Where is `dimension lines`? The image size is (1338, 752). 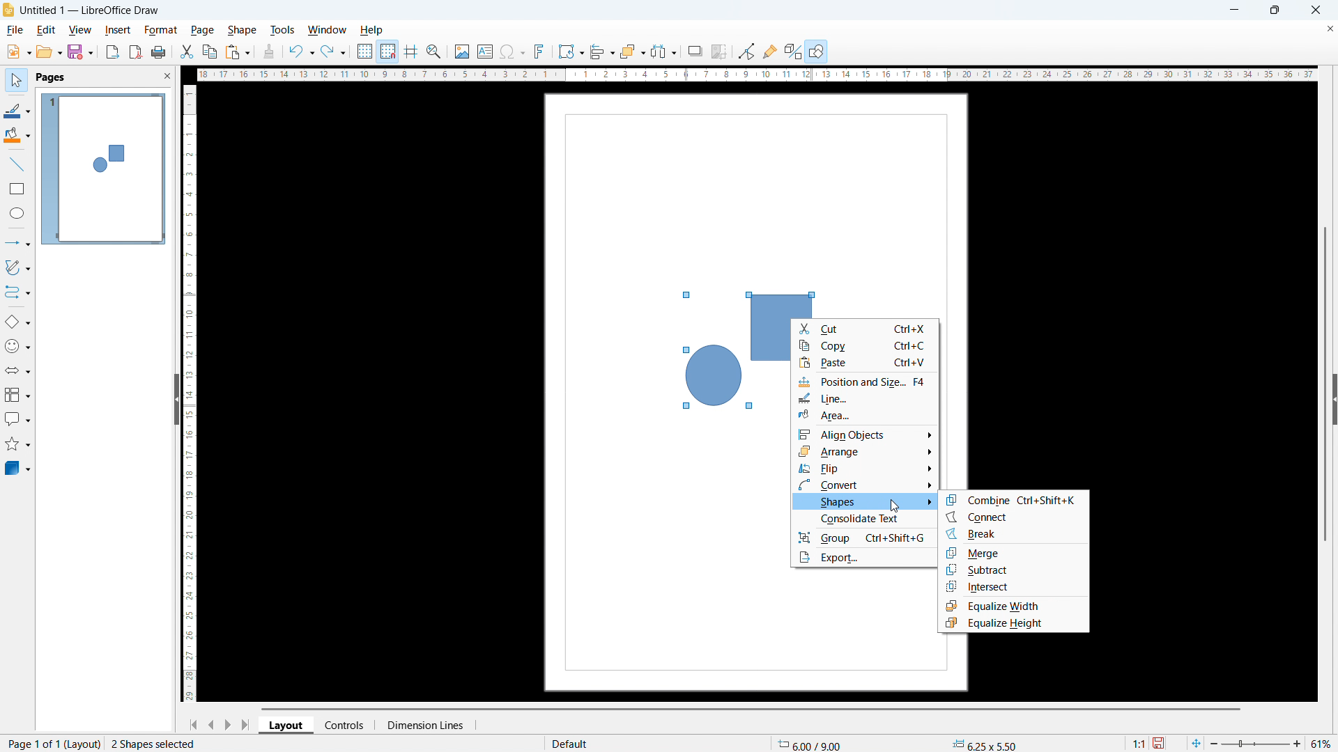
dimension lines is located at coordinates (424, 726).